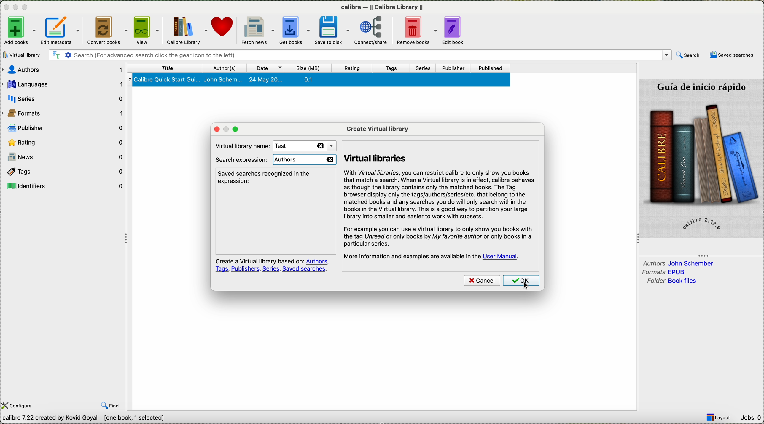  What do you see at coordinates (455, 68) in the screenshot?
I see `publisher` at bounding box center [455, 68].